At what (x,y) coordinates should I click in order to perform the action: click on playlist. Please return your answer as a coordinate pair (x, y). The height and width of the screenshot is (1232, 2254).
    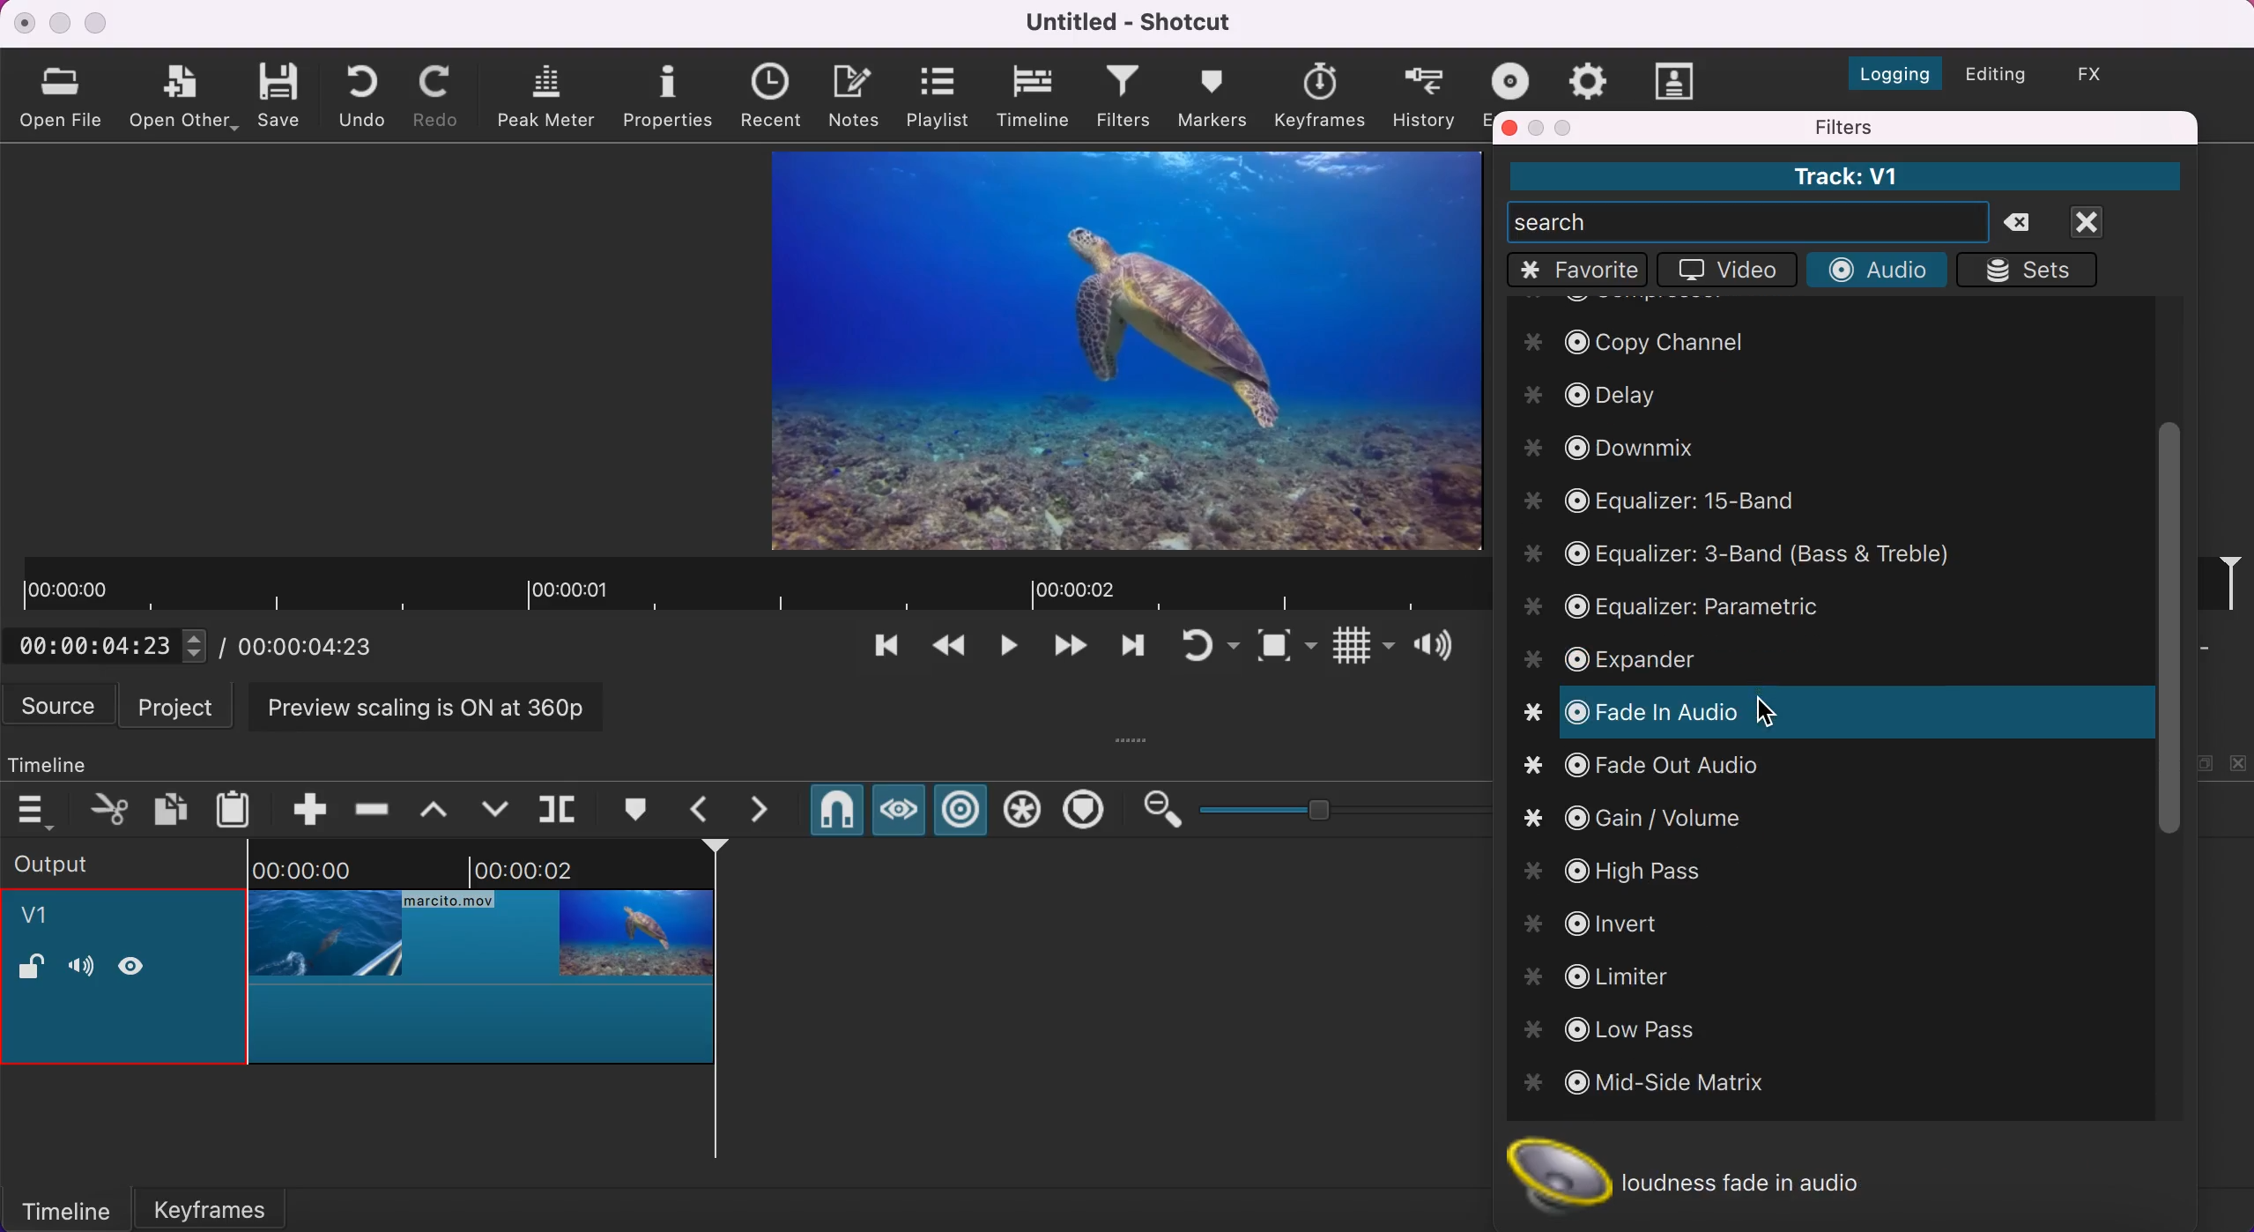
    Looking at the image, I should click on (937, 96).